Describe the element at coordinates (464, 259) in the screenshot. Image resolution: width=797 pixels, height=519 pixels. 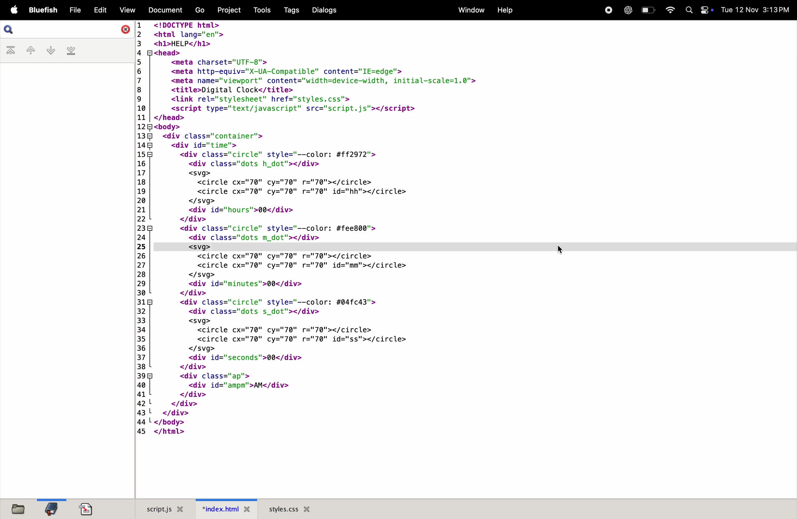
I see `code using html, css, javascript to build a digital clock. The code contains <head> that has a <title> <link> and <script type>. <Body> contains different <id> and <class>` at that location.